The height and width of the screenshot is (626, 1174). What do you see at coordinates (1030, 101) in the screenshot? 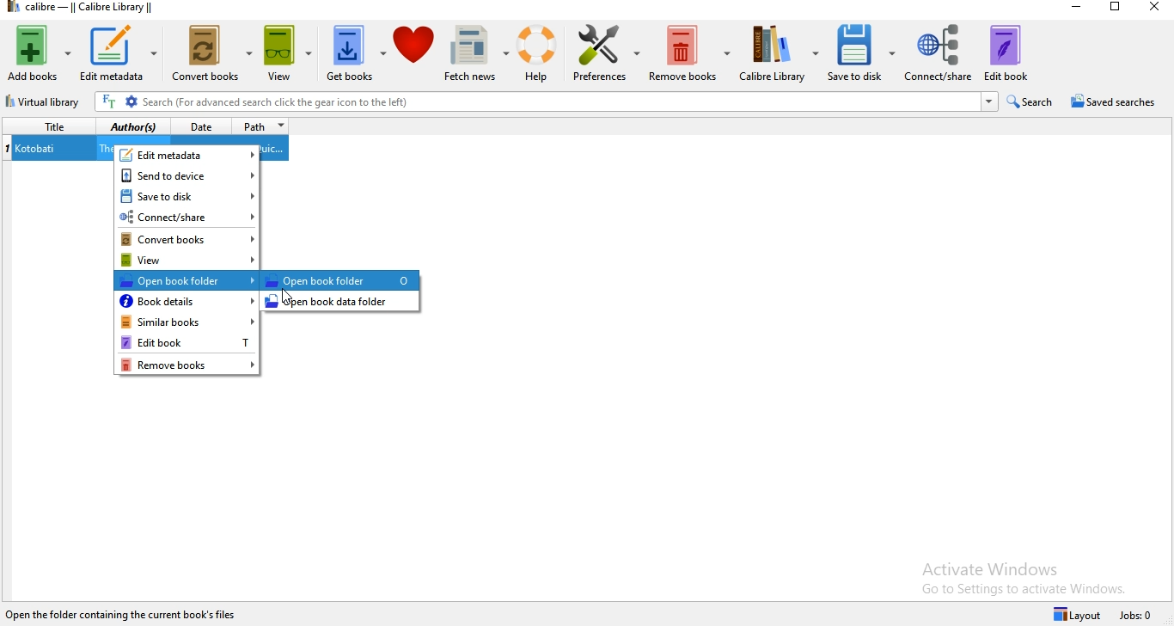
I see `search` at bounding box center [1030, 101].